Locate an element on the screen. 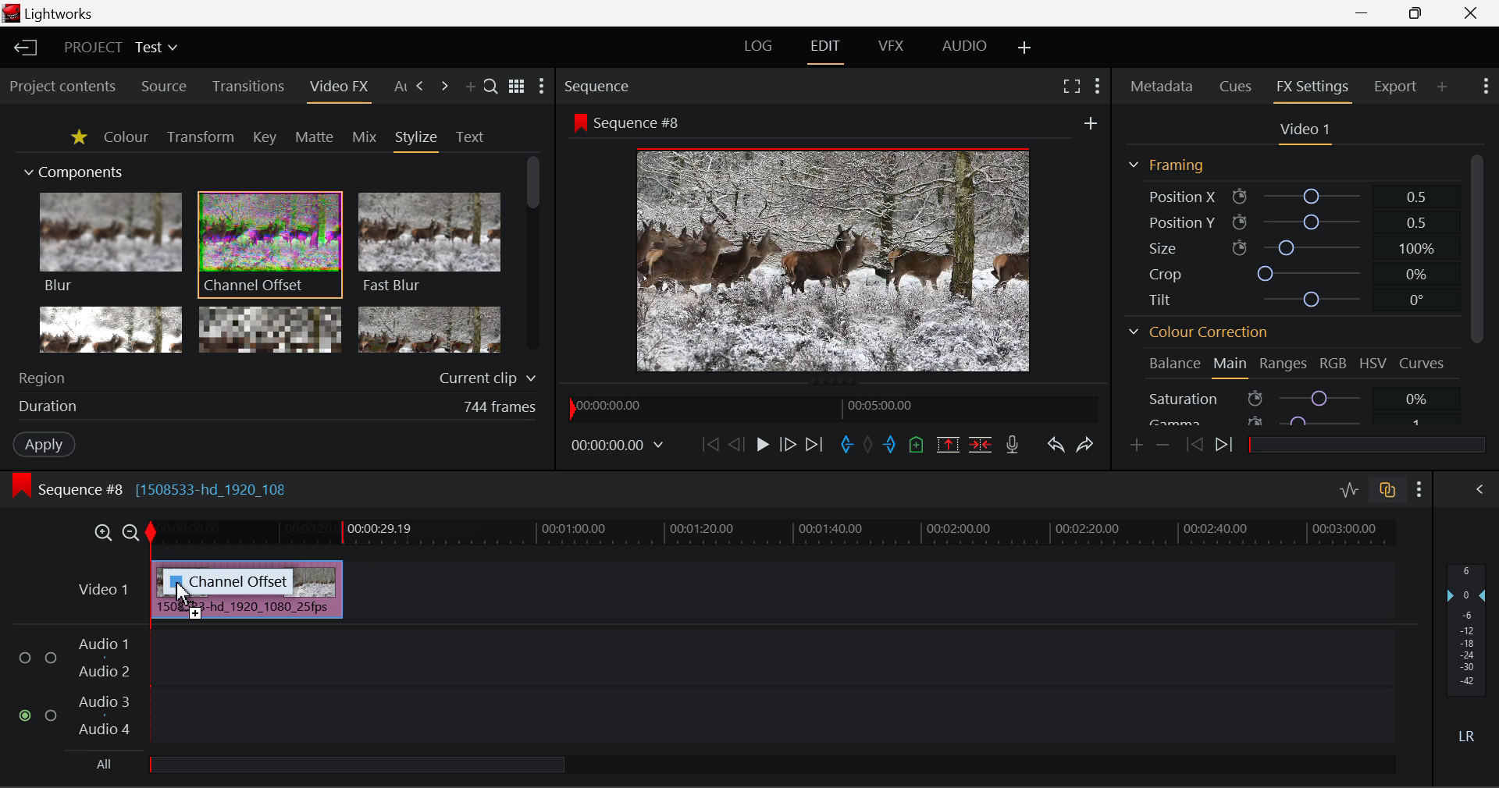 The image size is (1499, 788). Components Section is located at coordinates (72, 169).